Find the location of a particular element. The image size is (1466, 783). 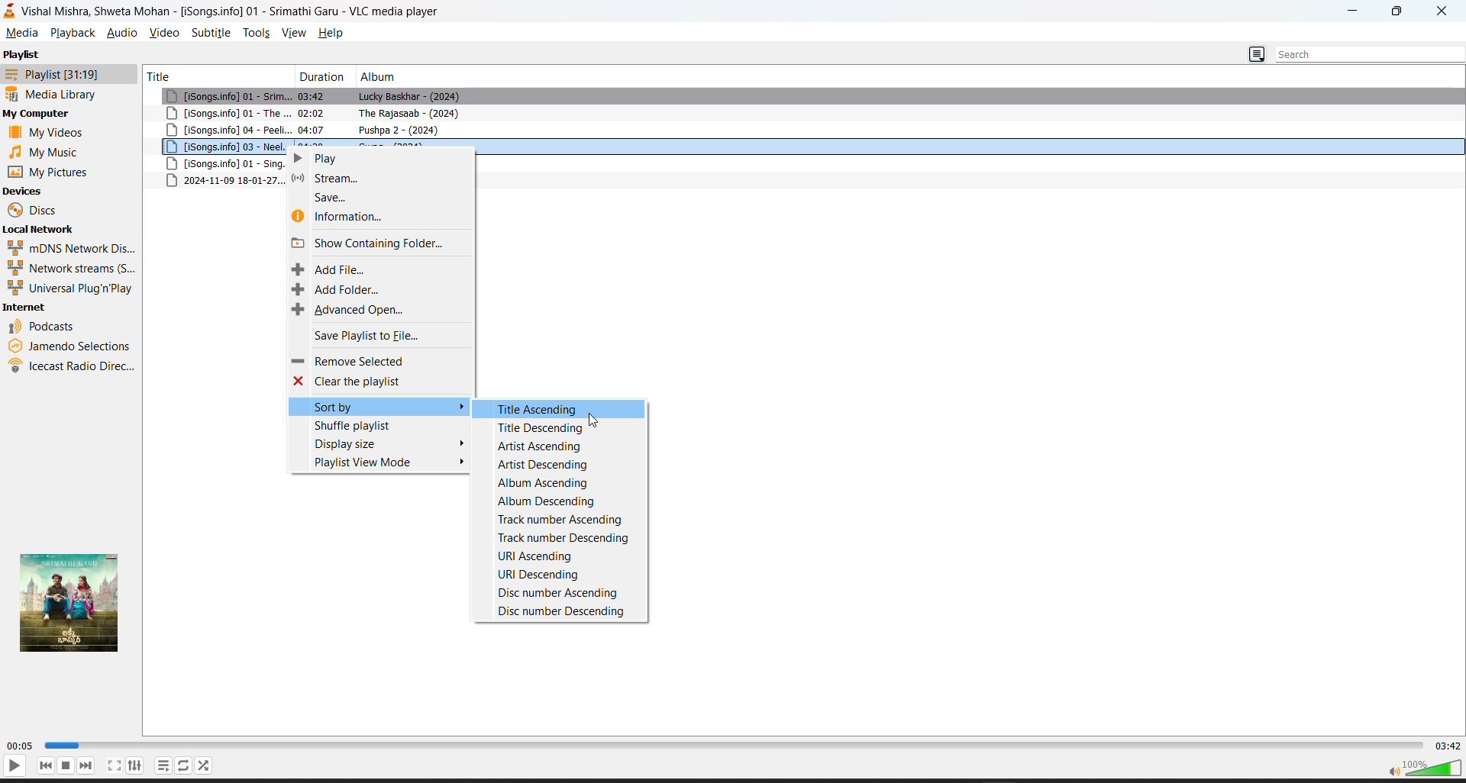

track number descending is located at coordinates (560, 537).